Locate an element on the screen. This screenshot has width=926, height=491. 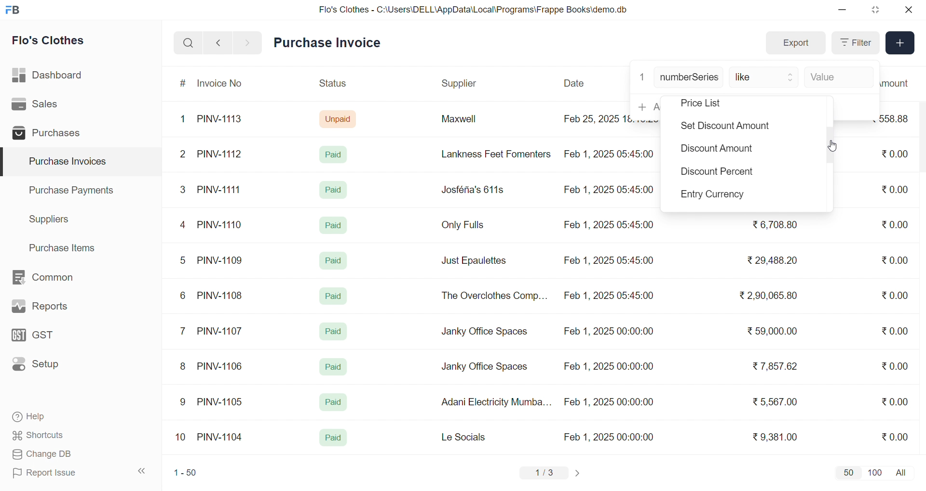
Purchase Invoice is located at coordinates (330, 43).